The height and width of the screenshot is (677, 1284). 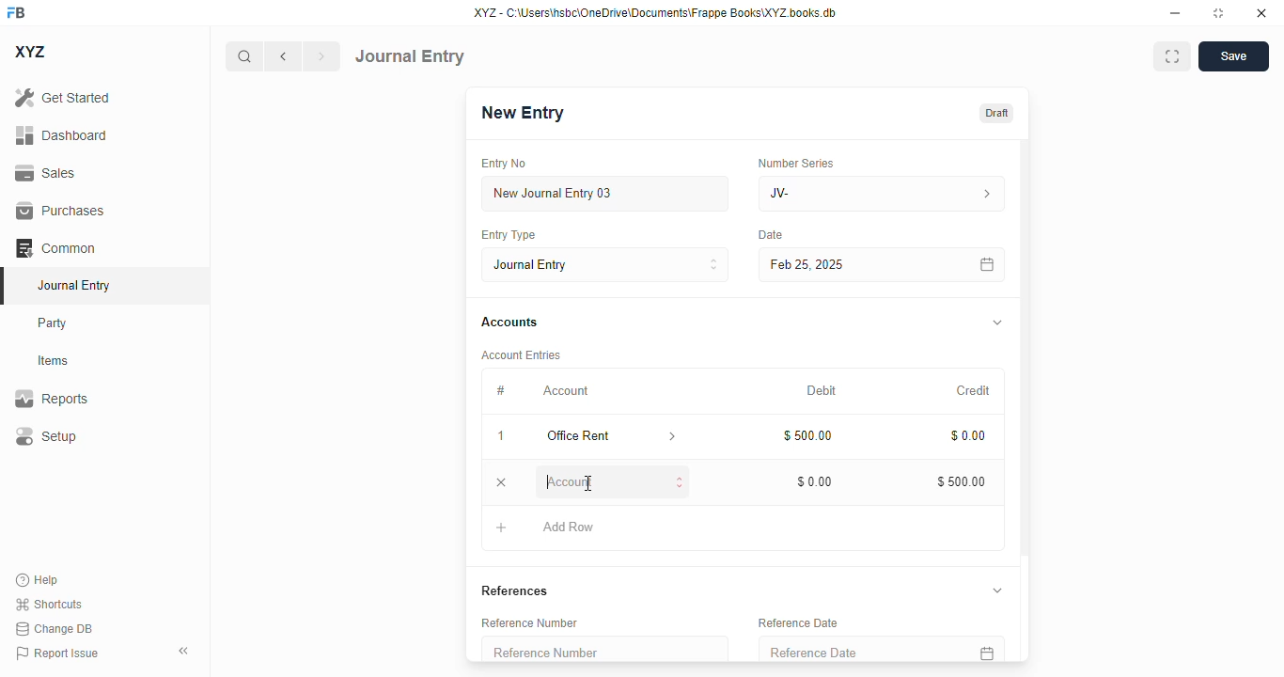 I want to click on toggle expand/collapse, so click(x=996, y=590).